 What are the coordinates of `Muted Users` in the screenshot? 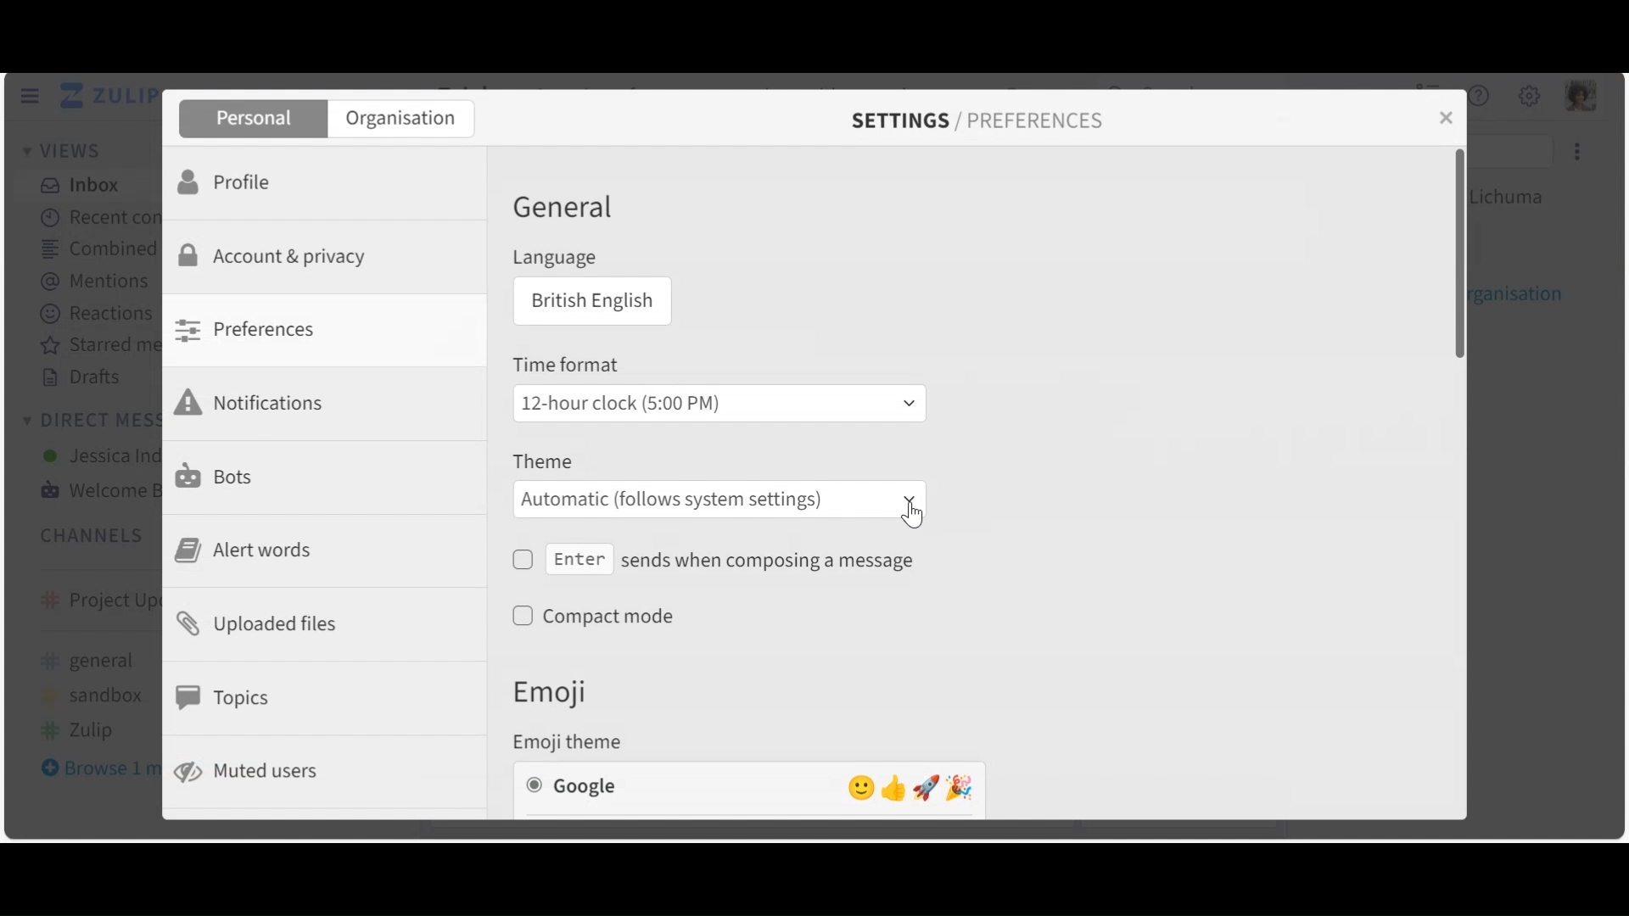 It's located at (258, 770).